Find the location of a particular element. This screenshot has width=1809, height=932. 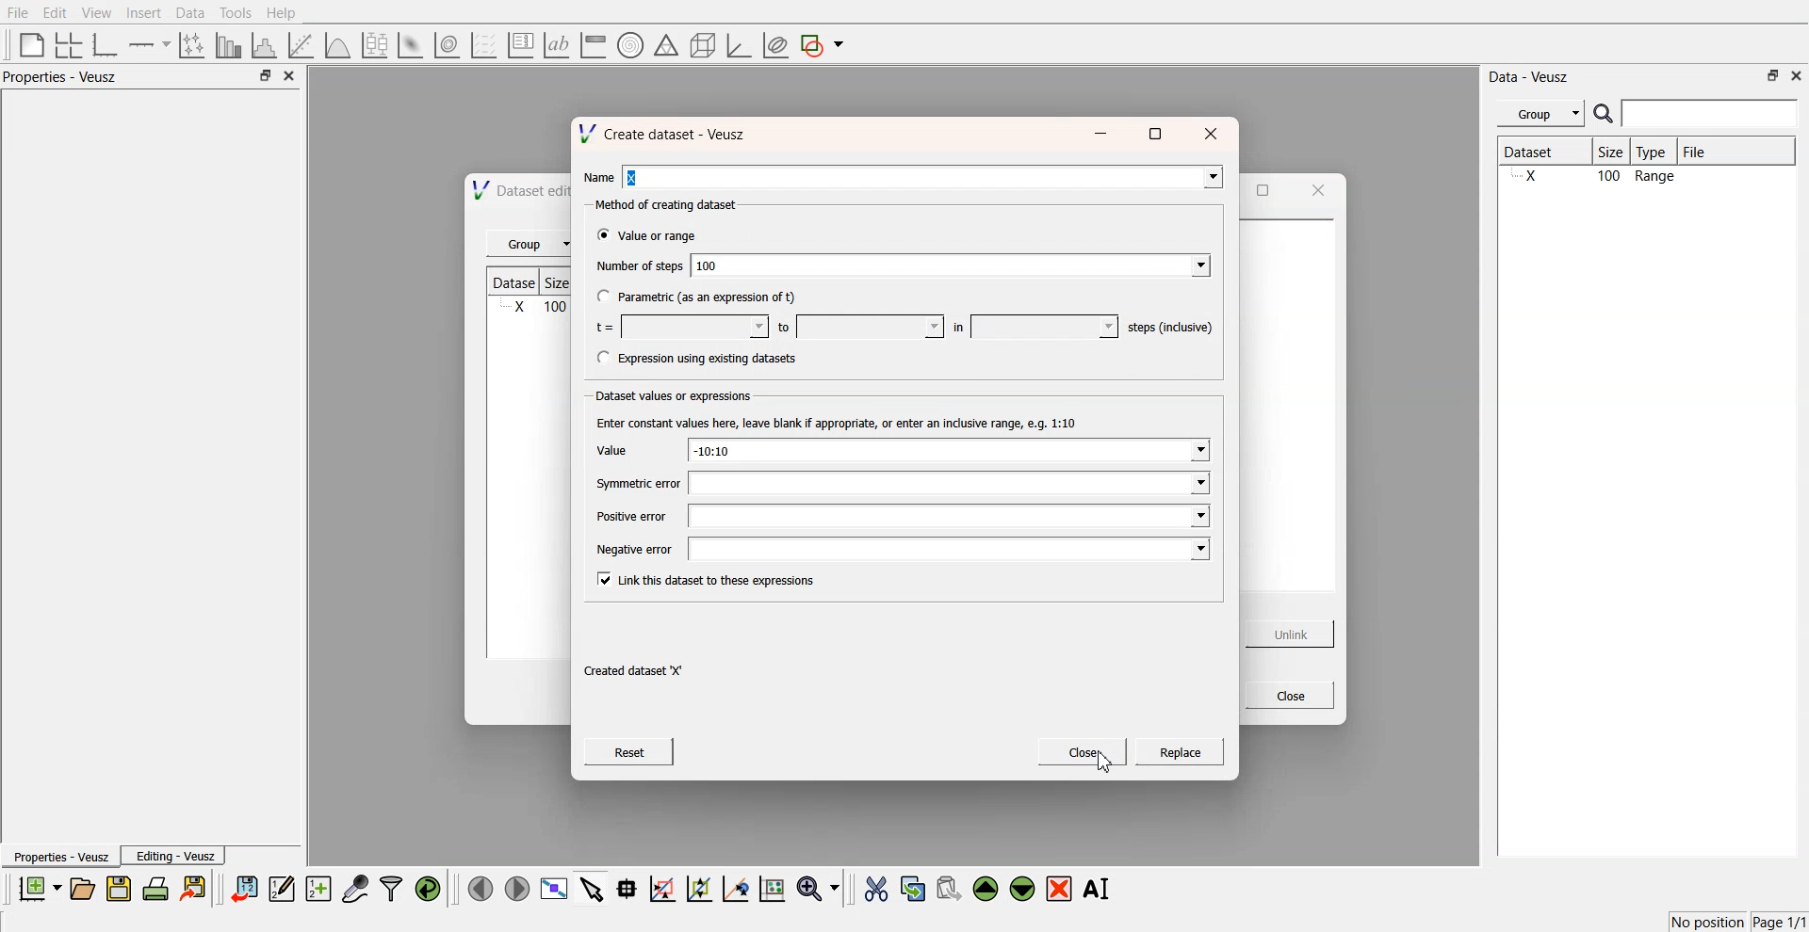

search icon is located at coordinates (1605, 113).